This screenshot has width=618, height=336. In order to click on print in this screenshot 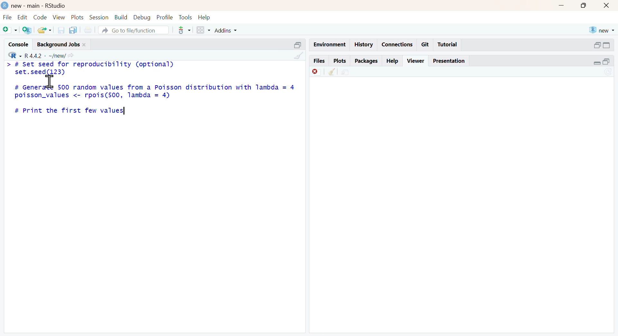, I will do `click(89, 29)`.